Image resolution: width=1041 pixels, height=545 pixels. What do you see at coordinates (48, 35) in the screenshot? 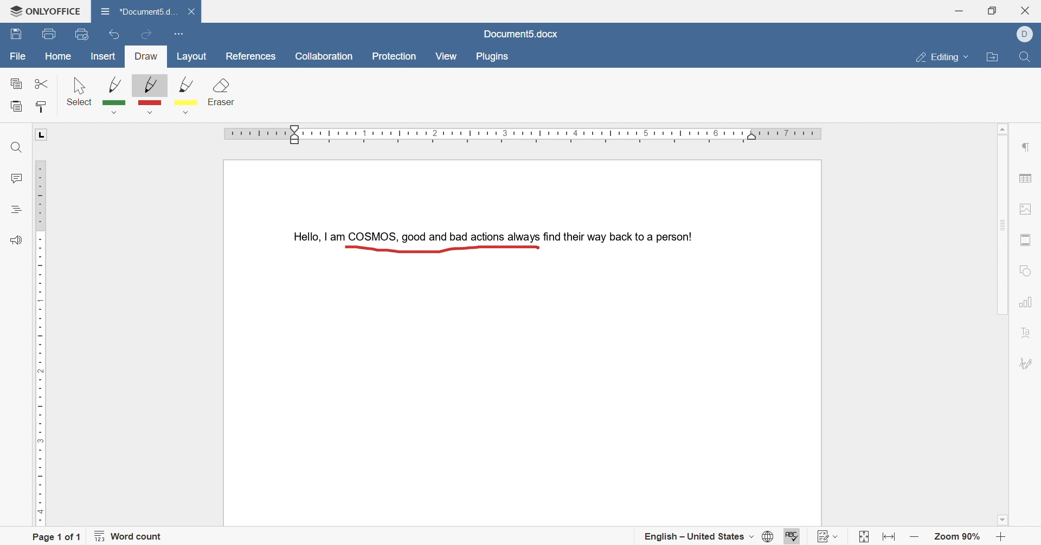
I see `print` at bounding box center [48, 35].